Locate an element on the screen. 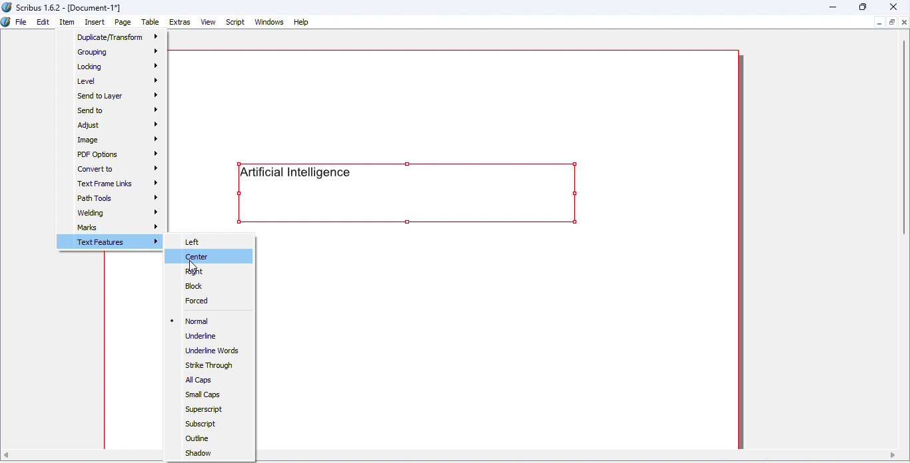  Extras is located at coordinates (181, 23).